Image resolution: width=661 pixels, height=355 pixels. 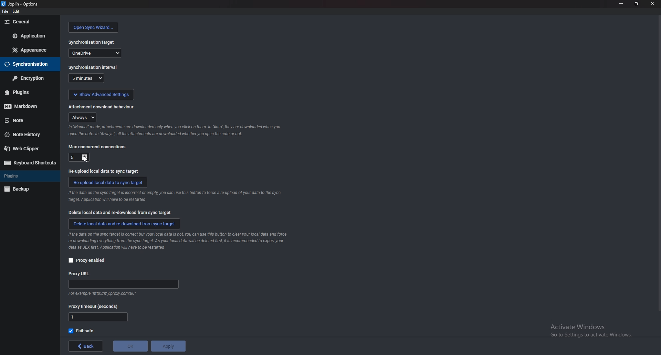 I want to click on scroll bar, so click(x=658, y=168).